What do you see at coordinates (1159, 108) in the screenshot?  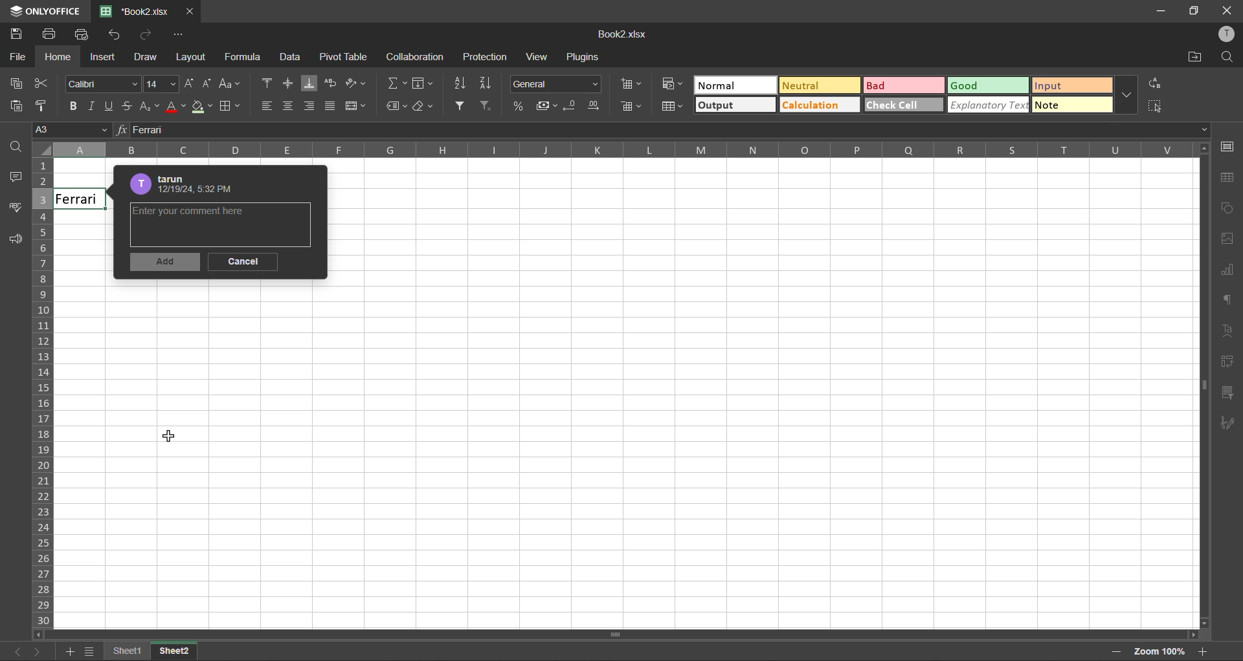 I see `select cell` at bounding box center [1159, 108].